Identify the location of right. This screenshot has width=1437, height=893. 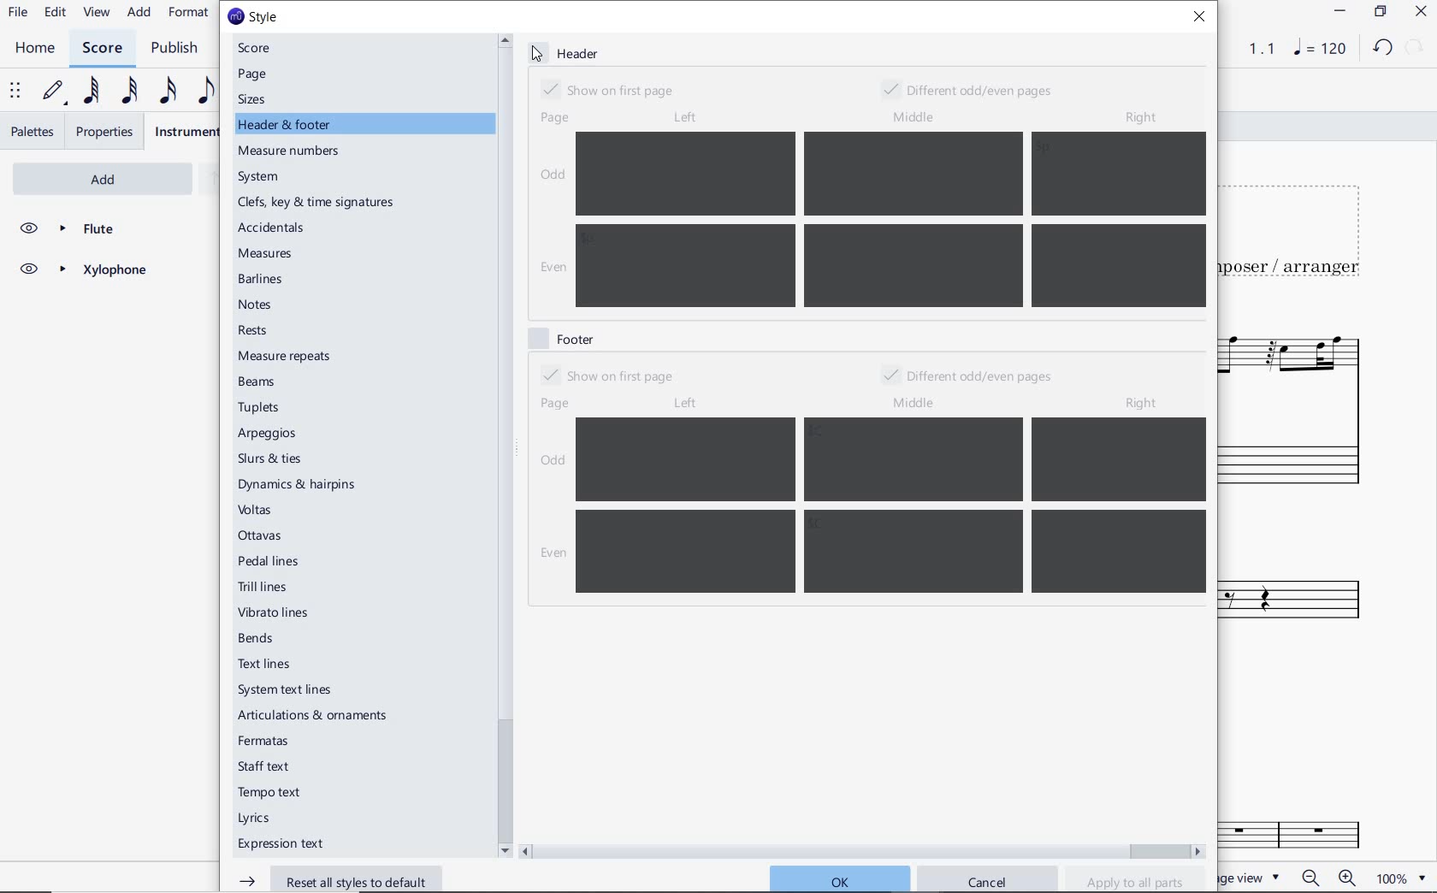
(1140, 119).